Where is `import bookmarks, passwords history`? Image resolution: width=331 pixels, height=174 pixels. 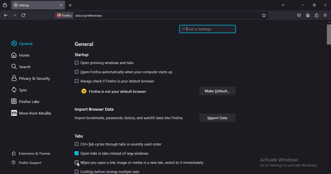 import bookmarks, passwords history is located at coordinates (134, 117).